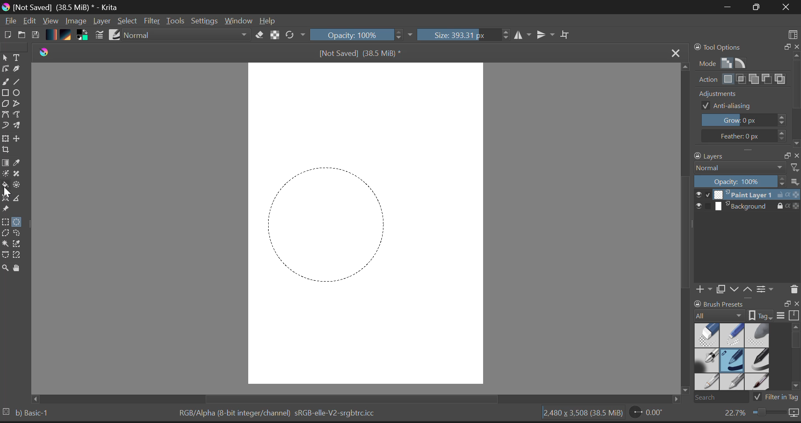  Describe the element at coordinates (7, 138) in the screenshot. I see `Transform Layers` at that location.